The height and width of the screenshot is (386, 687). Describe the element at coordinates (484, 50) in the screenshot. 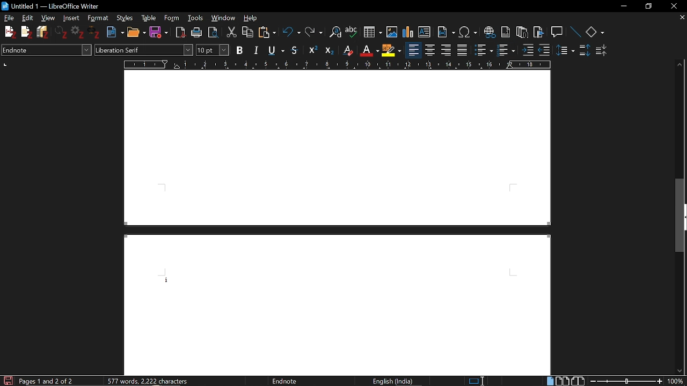

I see `Togle ordered list` at that location.